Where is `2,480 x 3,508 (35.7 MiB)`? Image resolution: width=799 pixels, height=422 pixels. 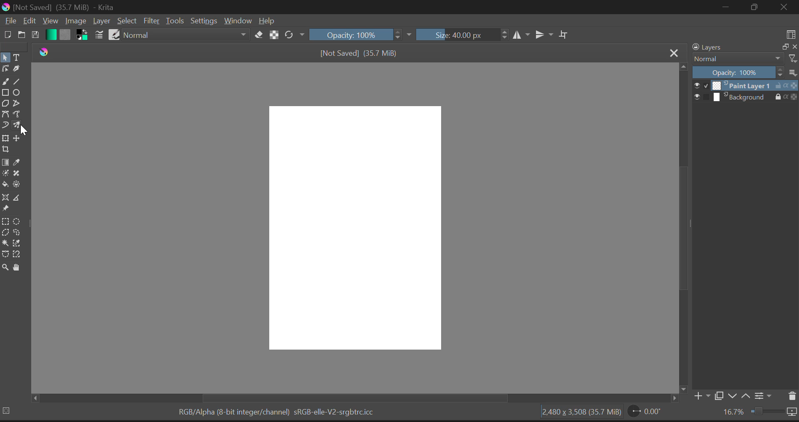 2,480 x 3,508 (35.7 MiB) is located at coordinates (583, 413).